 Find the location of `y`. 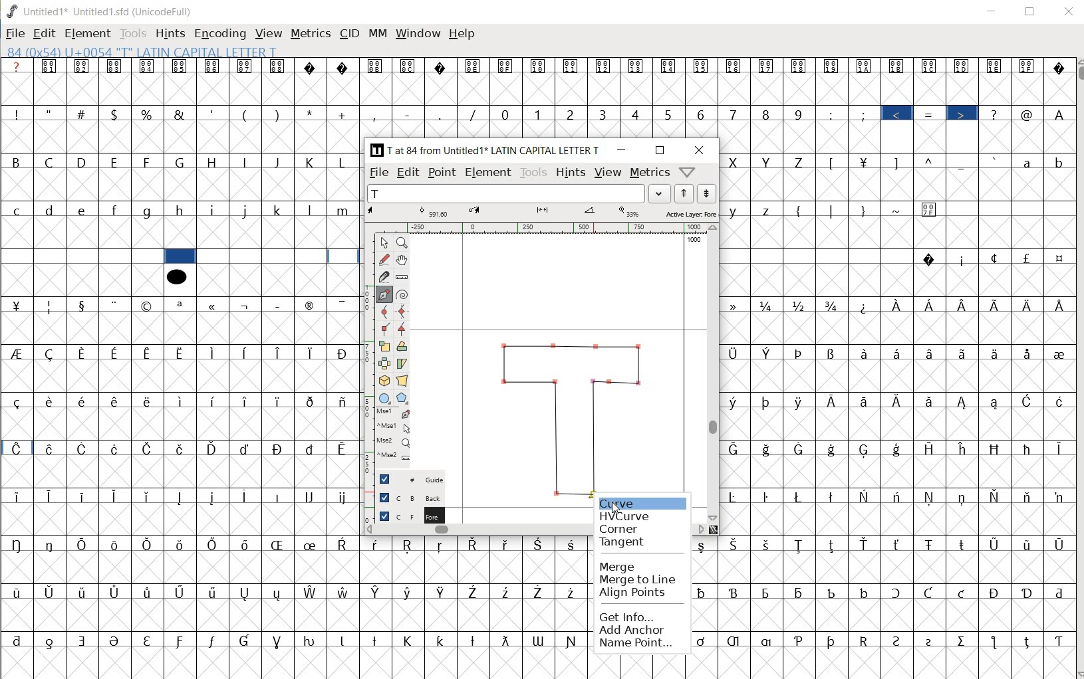

y is located at coordinates (737, 211).